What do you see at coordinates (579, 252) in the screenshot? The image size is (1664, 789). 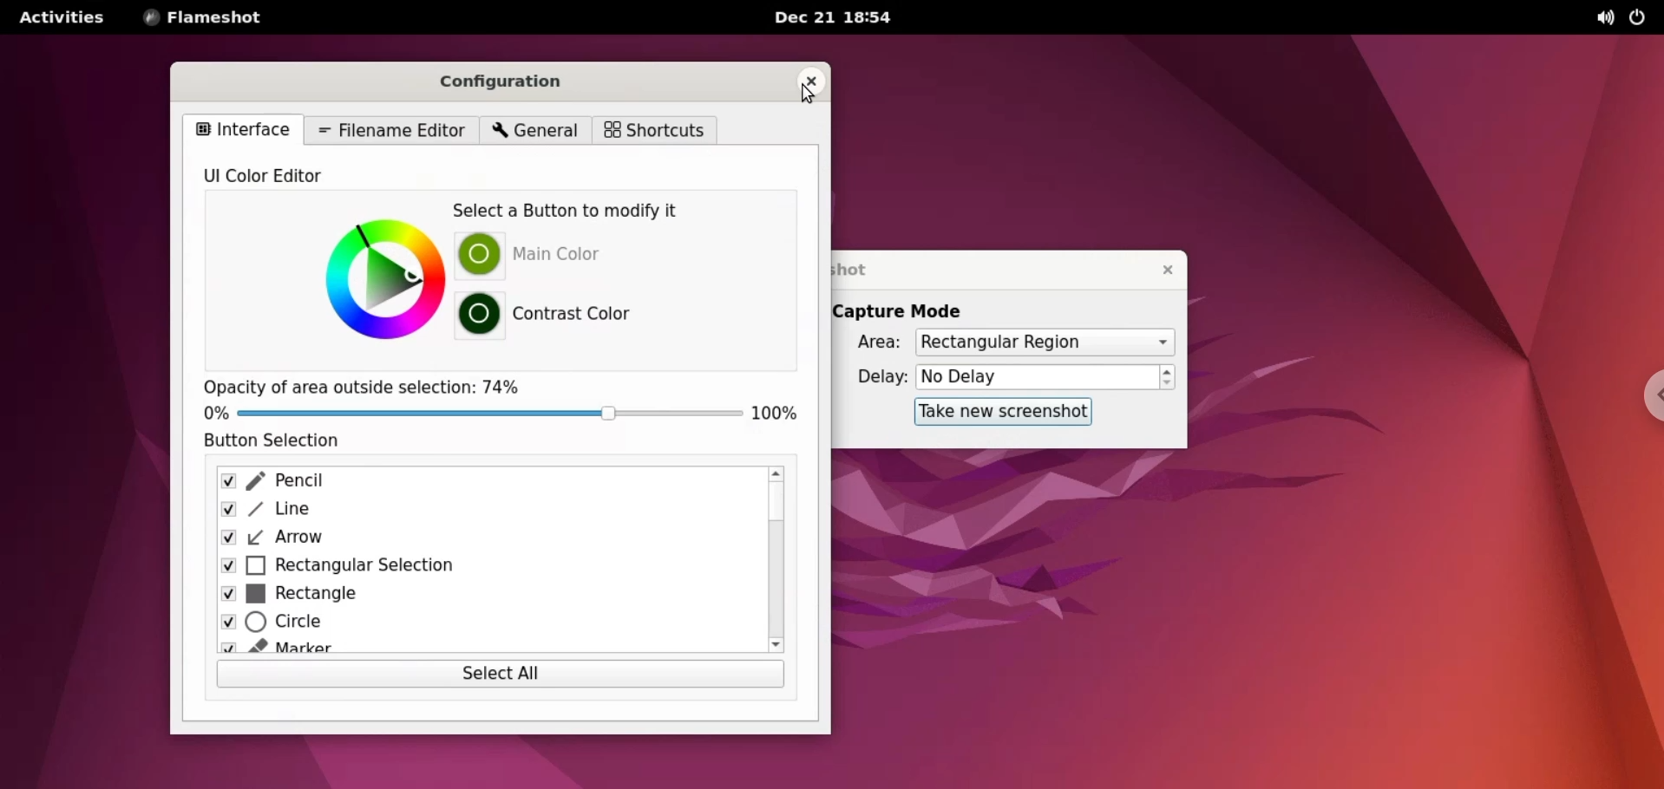 I see `main color` at bounding box center [579, 252].